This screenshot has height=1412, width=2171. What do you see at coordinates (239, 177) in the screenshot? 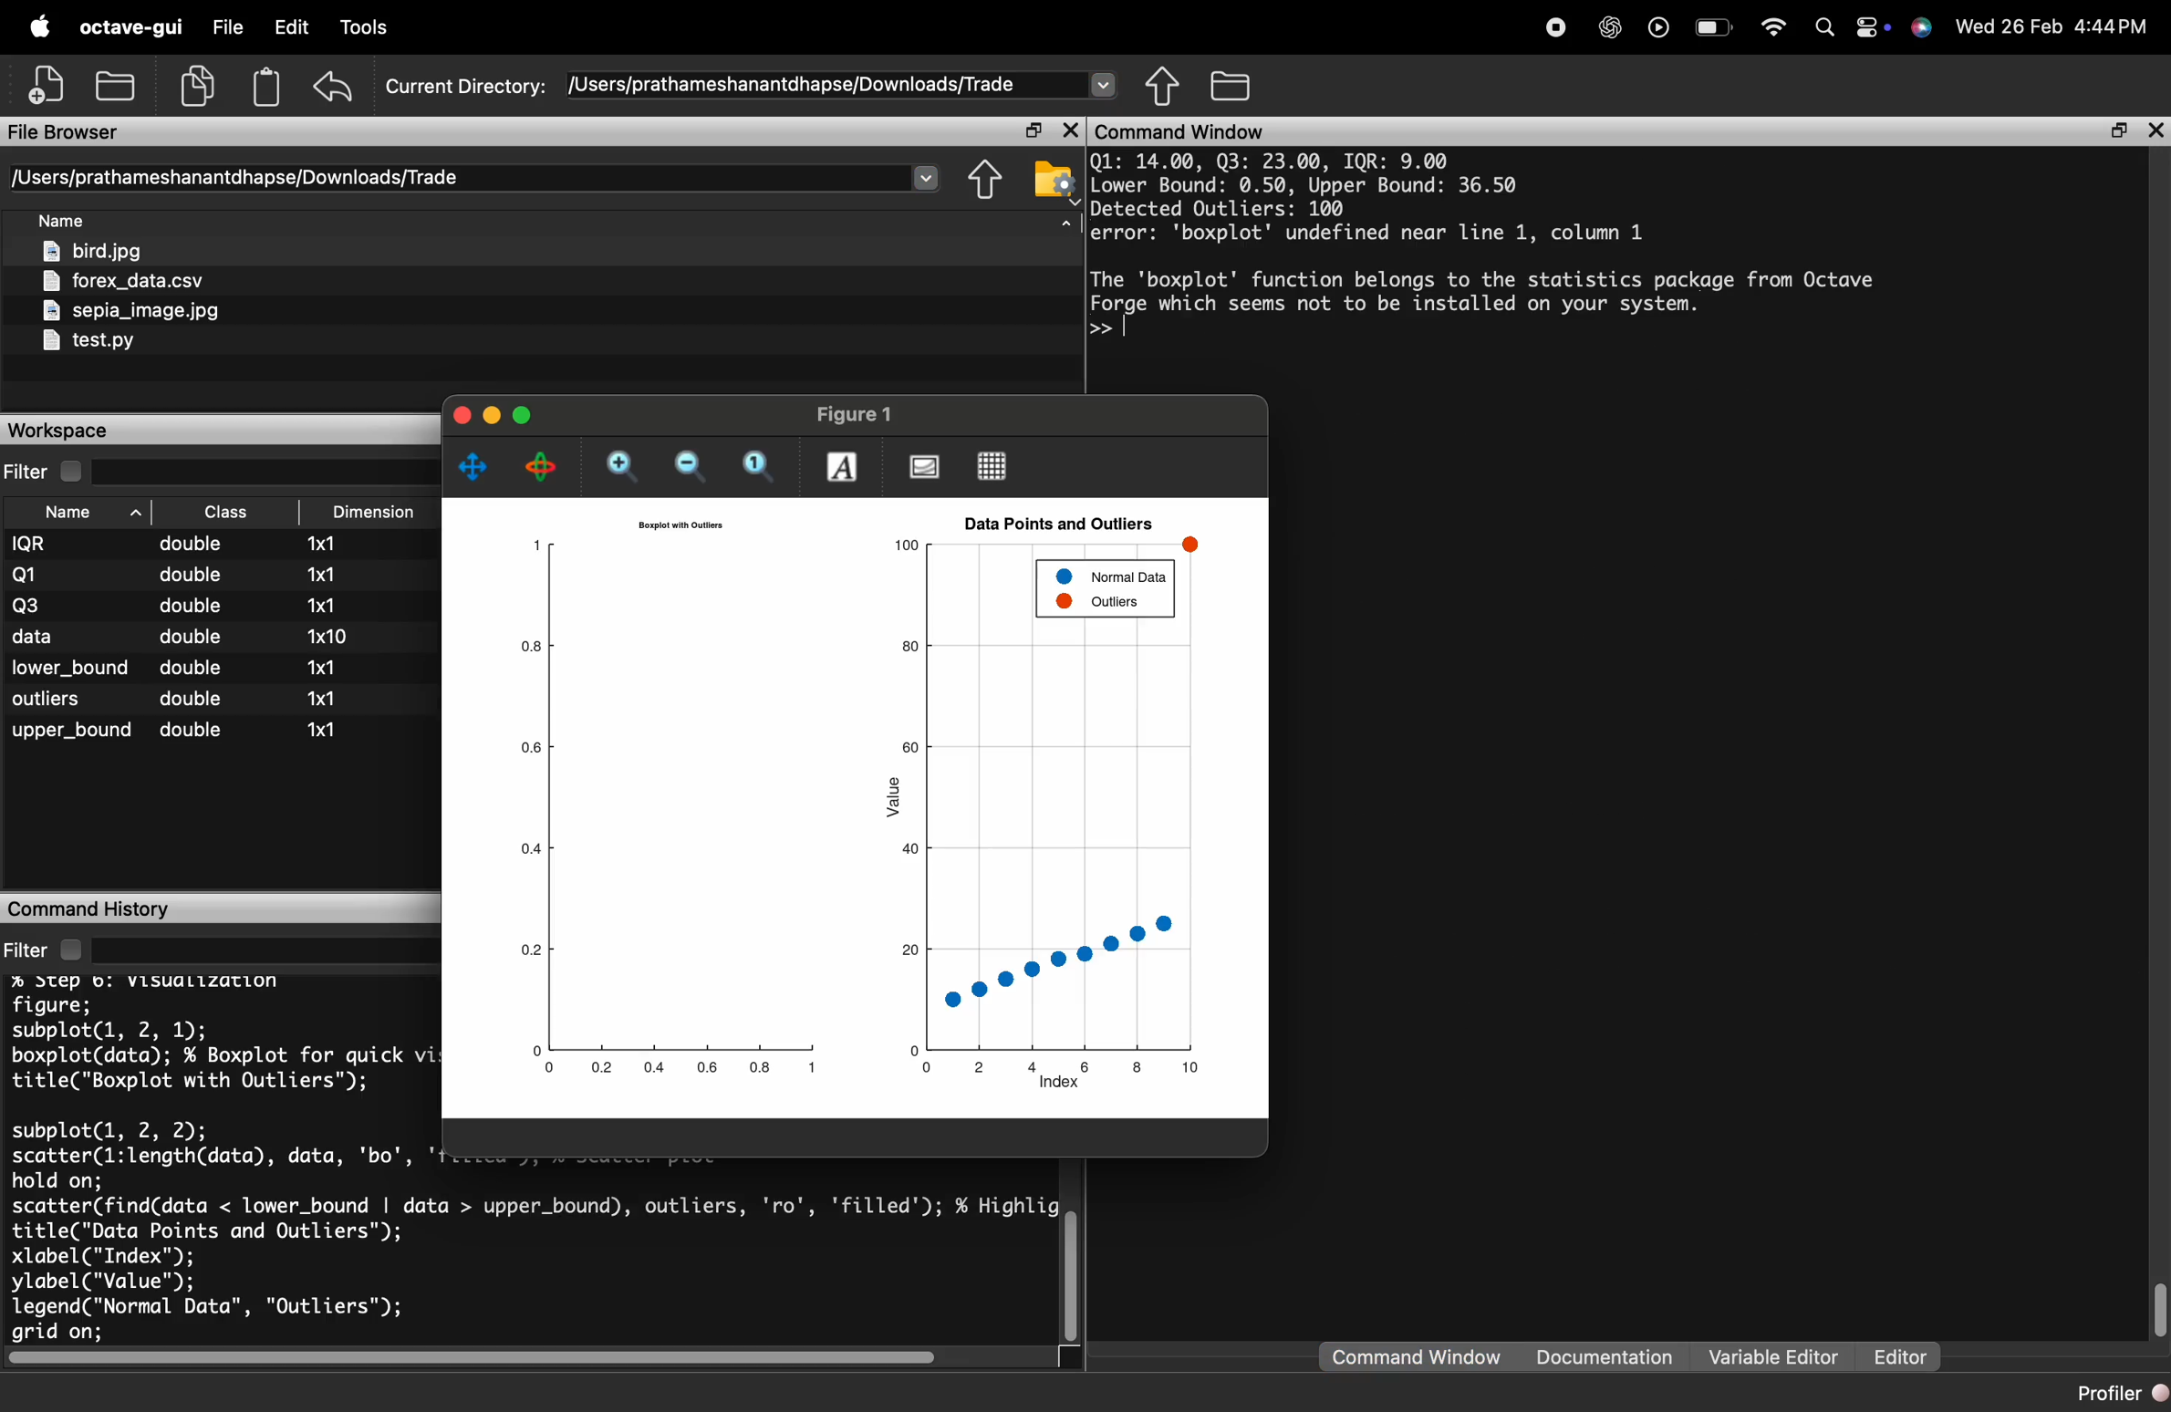
I see `[Users/prathameshanantdhapse/Downloads/Trade` at bounding box center [239, 177].